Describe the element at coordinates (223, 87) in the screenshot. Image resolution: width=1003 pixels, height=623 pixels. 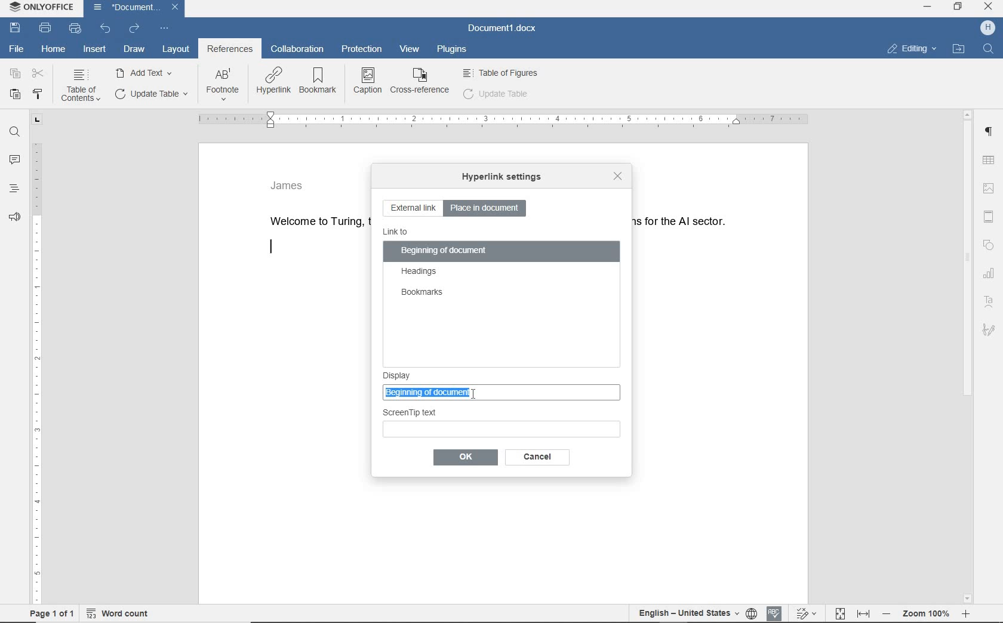
I see `FOOTNOTE` at that location.